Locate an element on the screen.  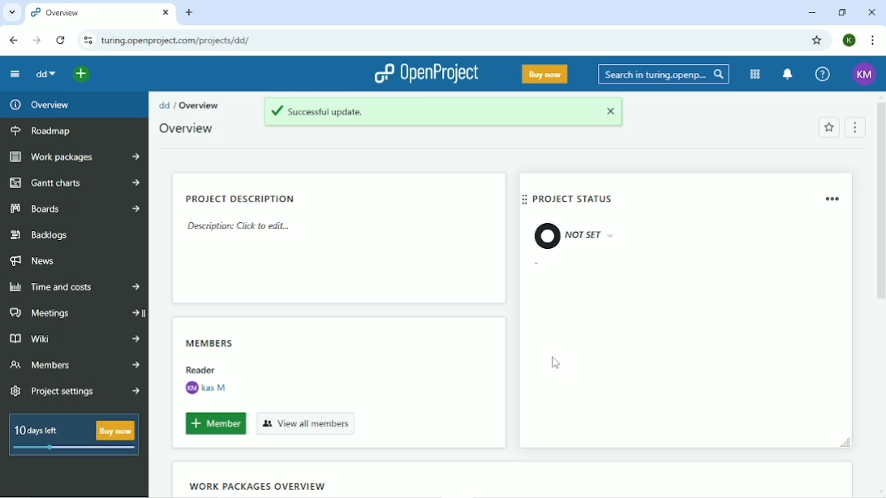
Work packages is located at coordinates (75, 157).